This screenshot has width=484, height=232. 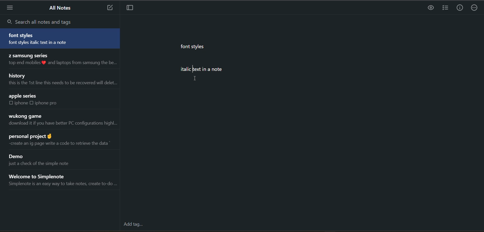 I want to click on data from current note, so click(x=222, y=63).